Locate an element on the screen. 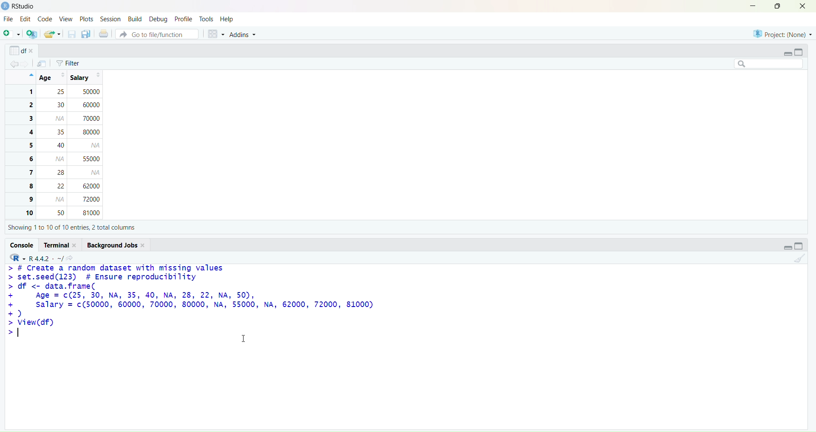 This screenshot has height=432, width=816. Rstudio is located at coordinates (19, 6).